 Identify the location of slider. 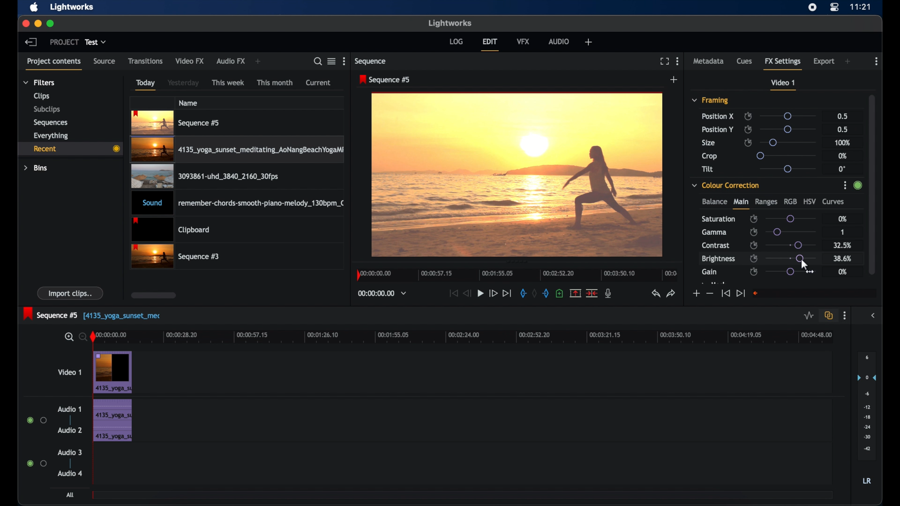
(785, 156).